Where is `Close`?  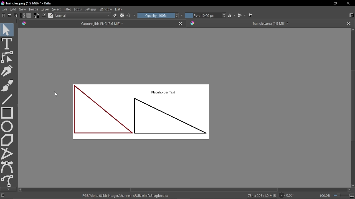
Close is located at coordinates (348, 4).